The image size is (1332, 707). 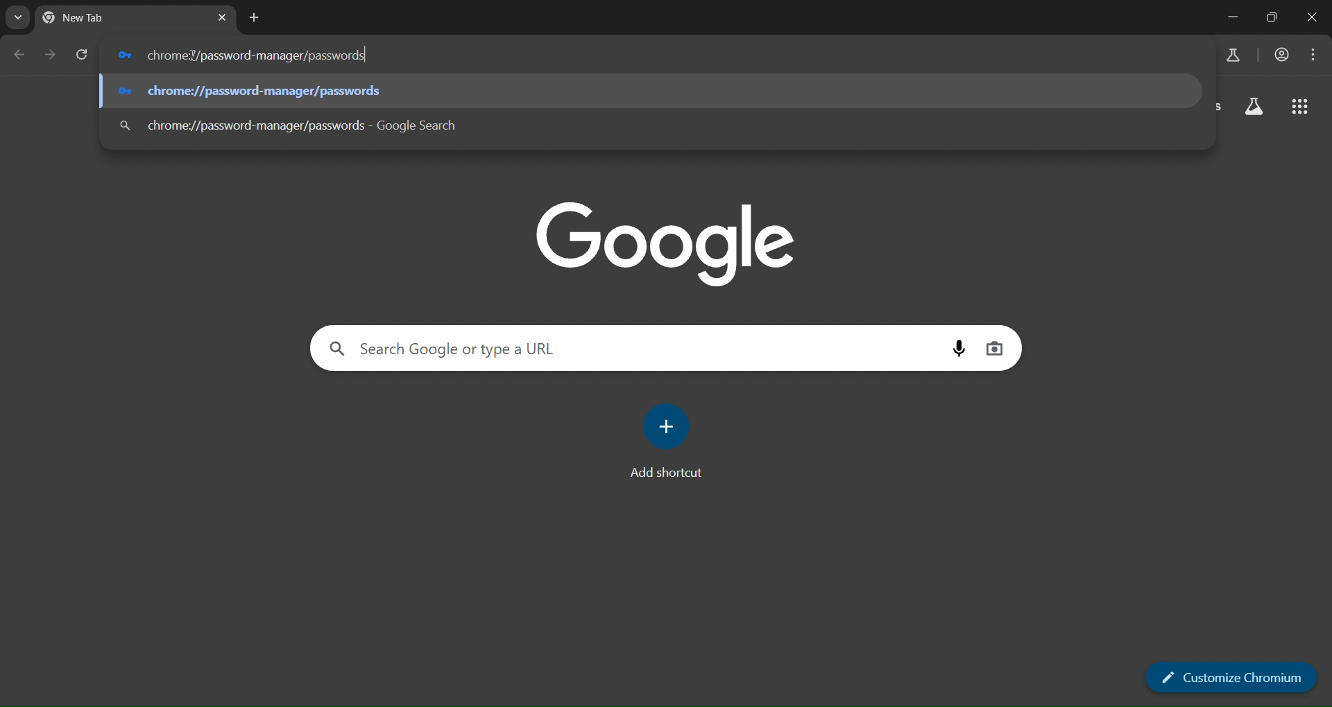 What do you see at coordinates (191, 57) in the screenshot?
I see `cursor` at bounding box center [191, 57].